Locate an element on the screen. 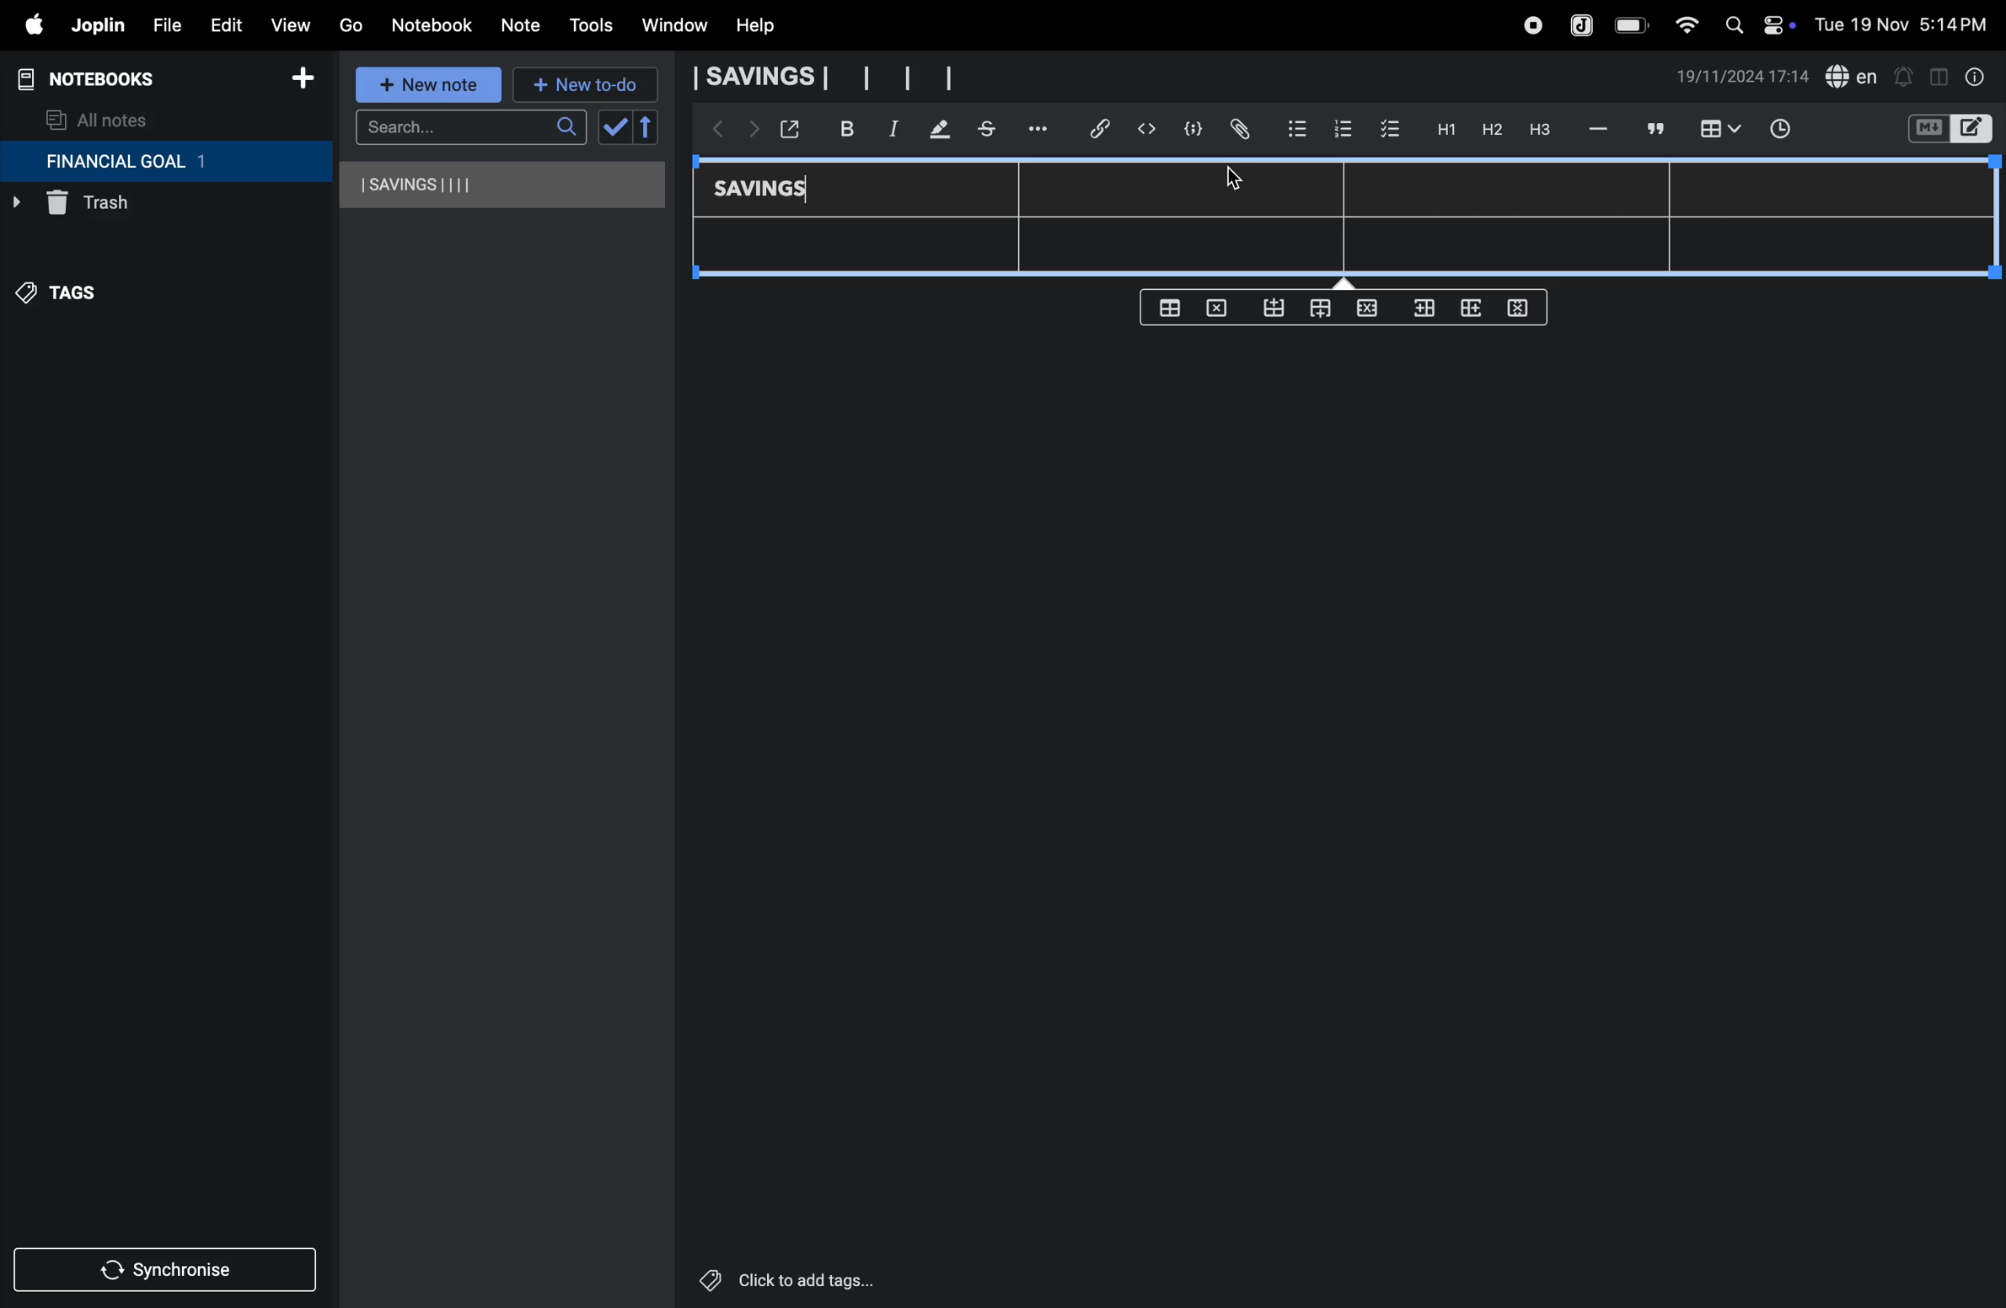 The width and height of the screenshot is (2006, 1308). delete is located at coordinates (1221, 307).